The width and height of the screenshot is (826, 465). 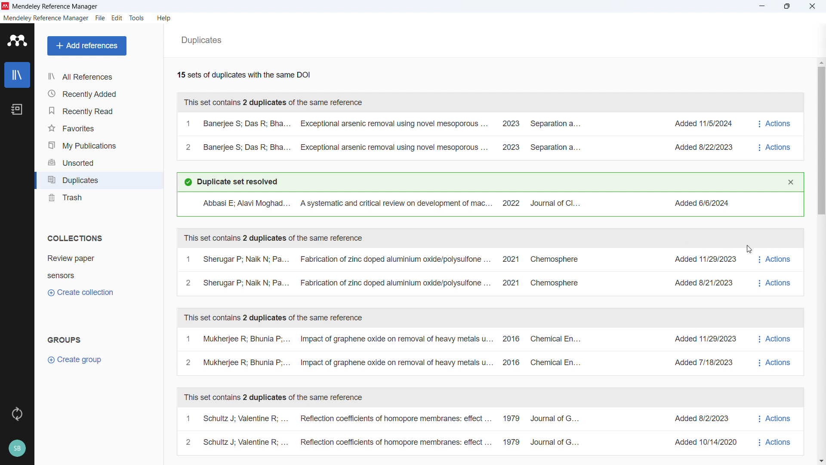 What do you see at coordinates (74, 239) in the screenshot?
I see `Collections ` at bounding box center [74, 239].